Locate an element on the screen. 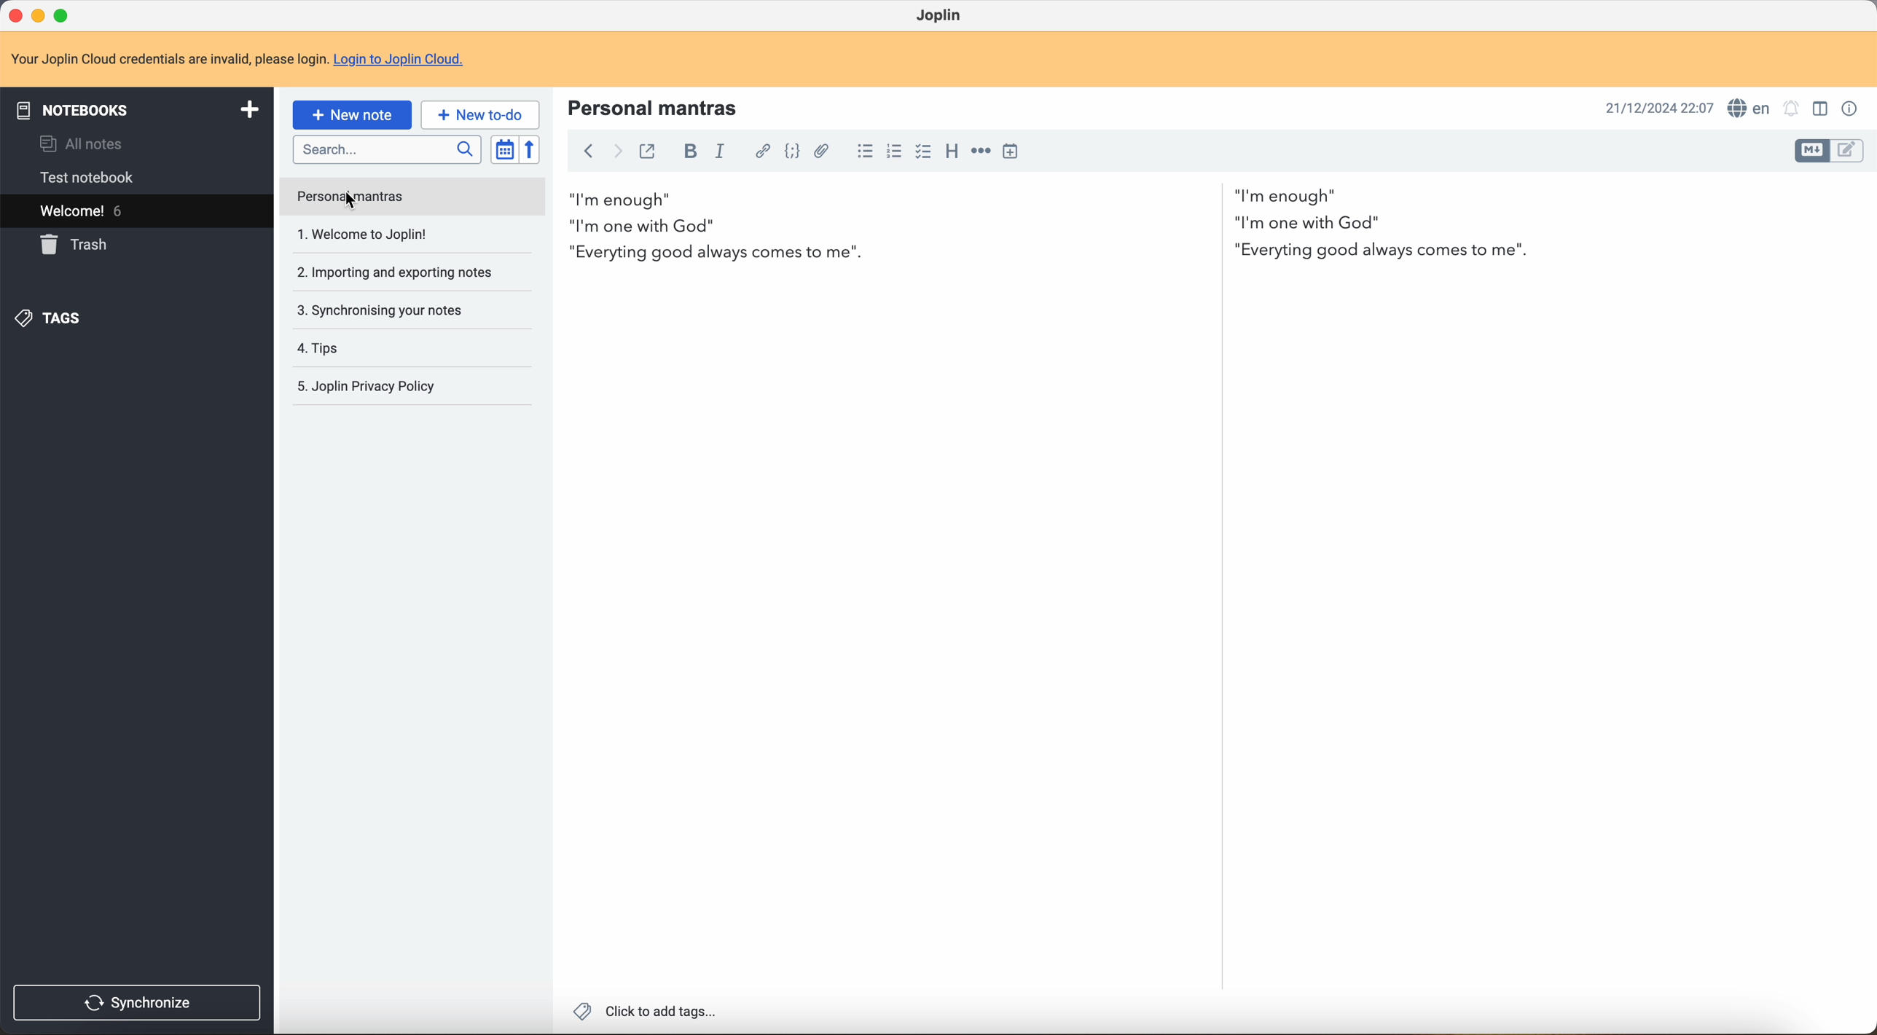 Image resolution: width=1877 pixels, height=1035 pixels. toggle editor layout is located at coordinates (1851, 149).